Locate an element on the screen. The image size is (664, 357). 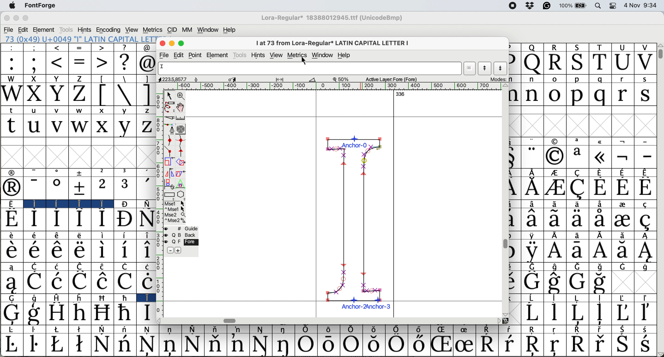
- is located at coordinates (646, 157).